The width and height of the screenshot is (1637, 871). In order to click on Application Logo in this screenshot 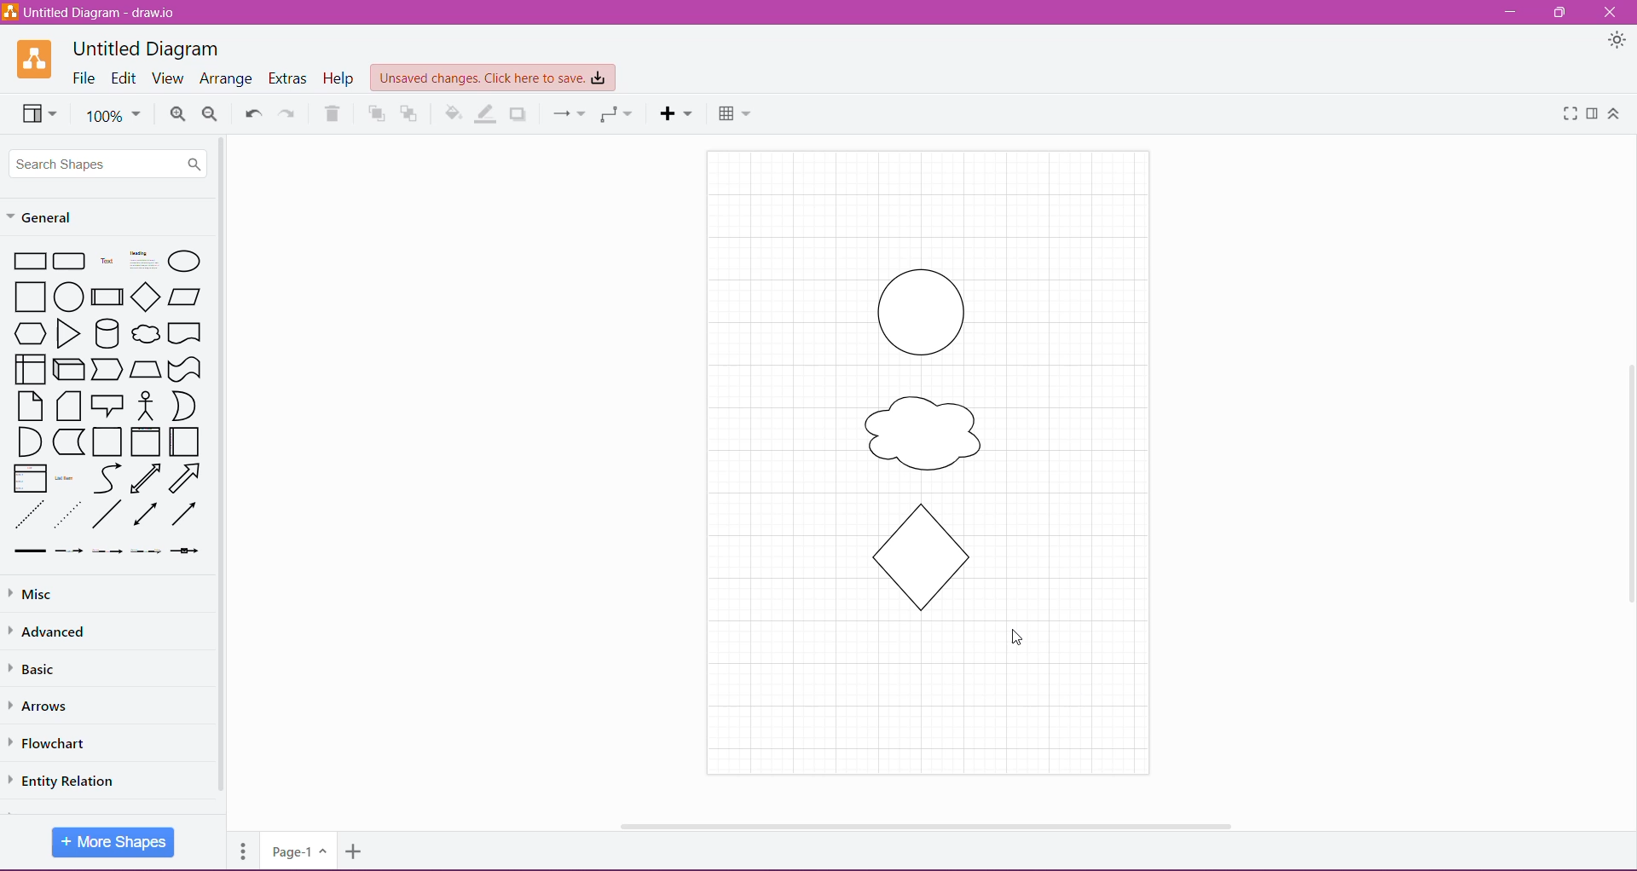, I will do `click(36, 59)`.